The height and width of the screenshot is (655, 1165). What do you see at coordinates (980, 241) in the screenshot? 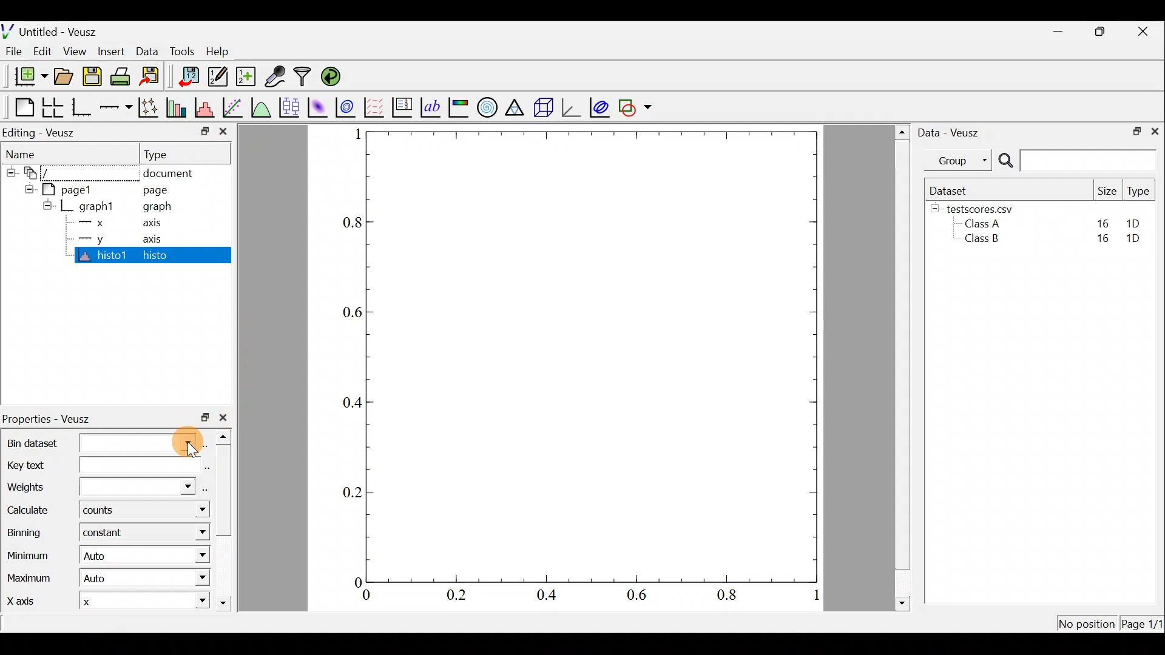
I see `Class B` at bounding box center [980, 241].